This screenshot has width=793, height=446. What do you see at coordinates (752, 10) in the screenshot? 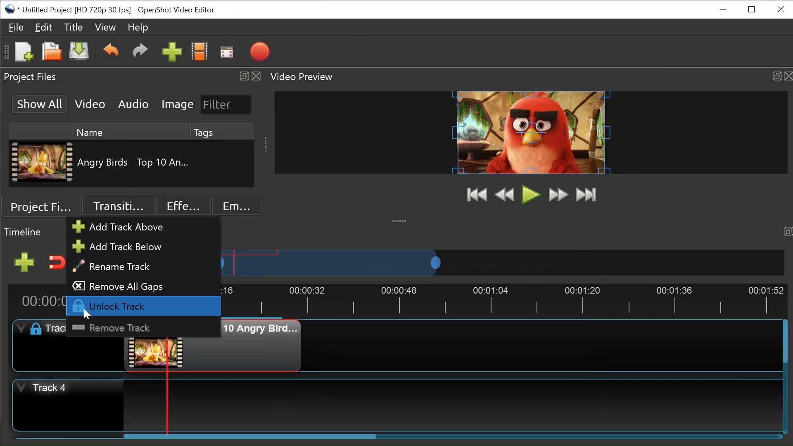
I see `Restore ` at bounding box center [752, 10].